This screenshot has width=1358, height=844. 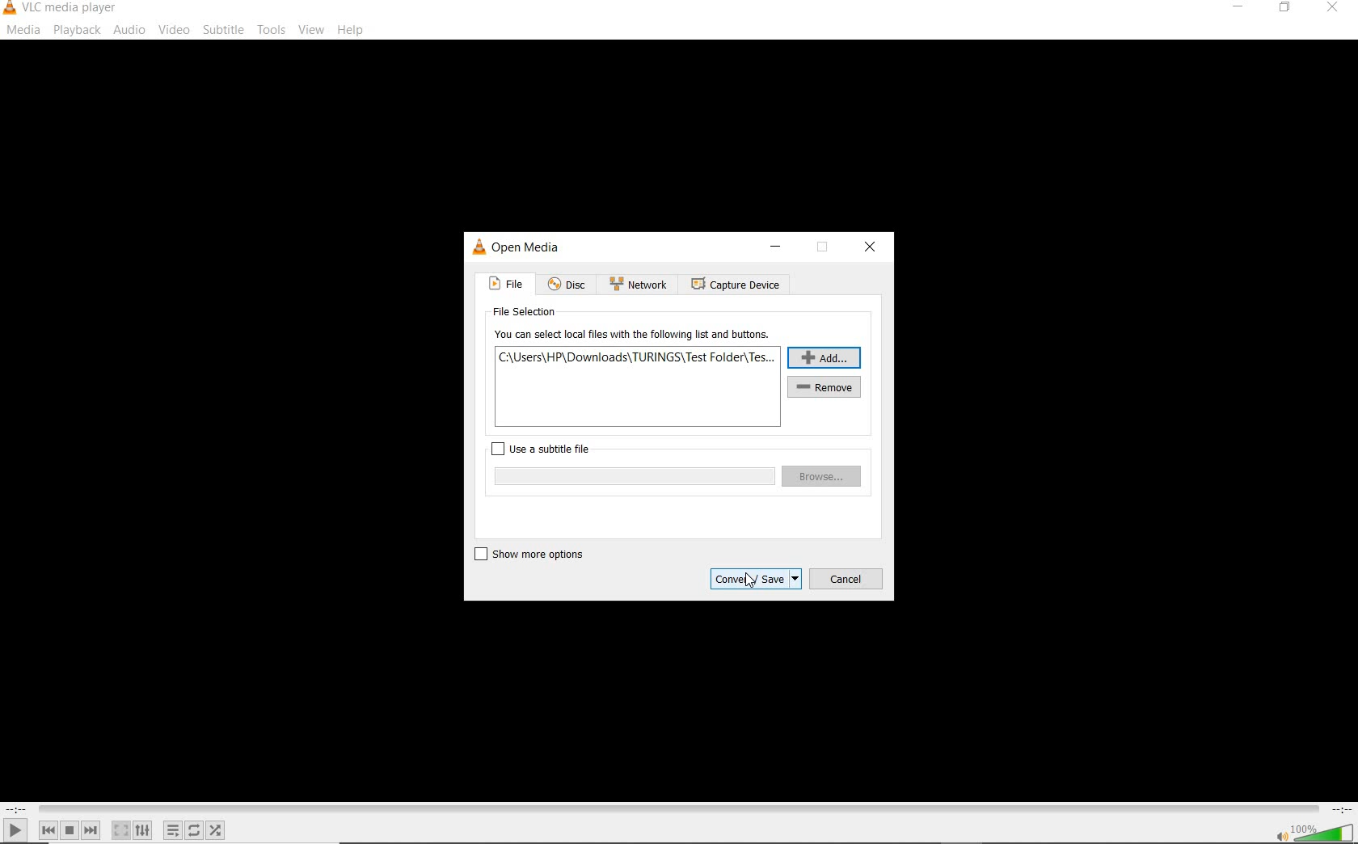 I want to click on browse input box, so click(x=632, y=476).